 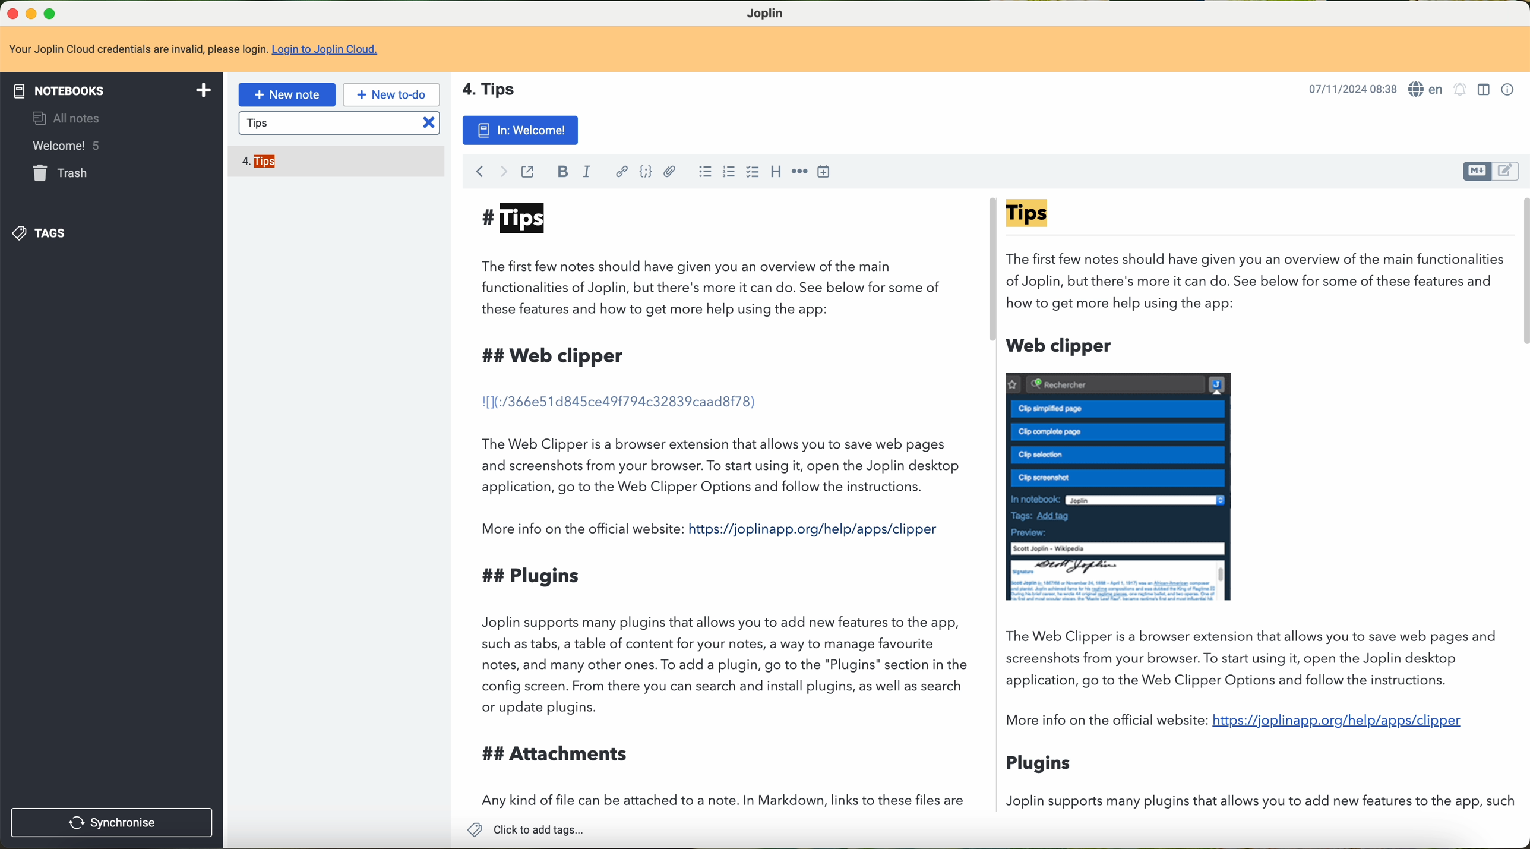 I want to click on insert time, so click(x=823, y=173).